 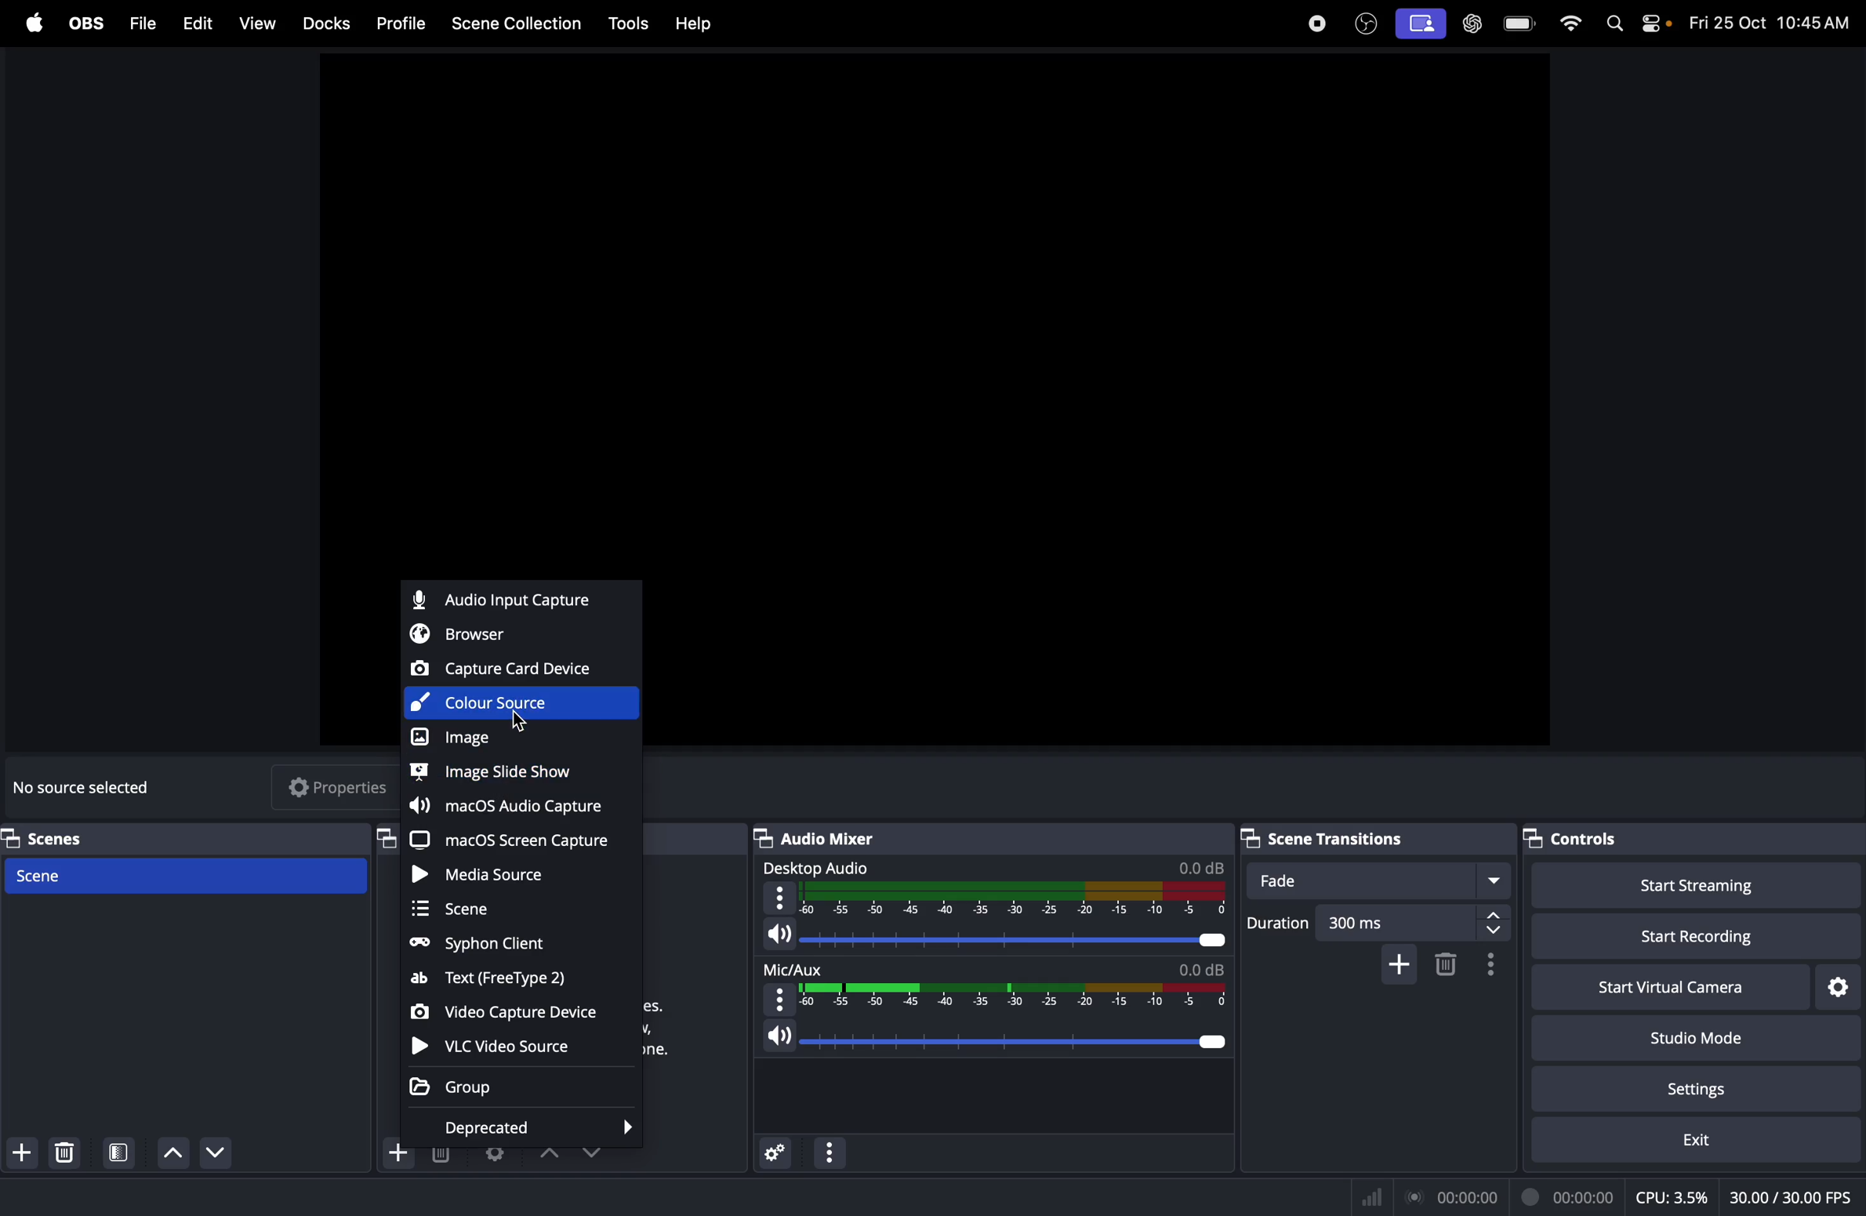 What do you see at coordinates (999, 1029) in the screenshot?
I see `speaker level` at bounding box center [999, 1029].